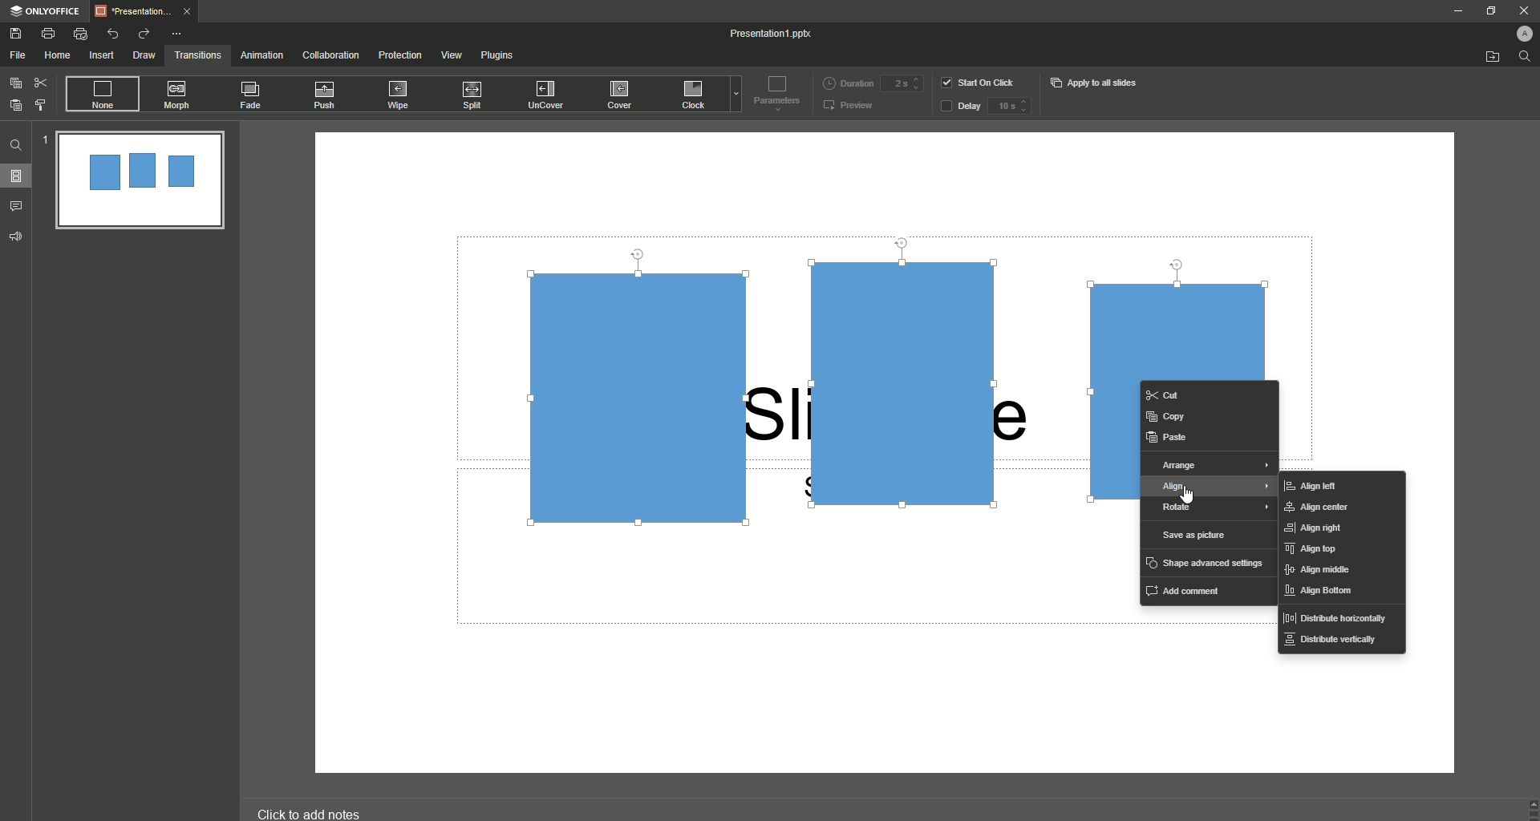 Image resolution: width=1540 pixels, height=821 pixels. Describe the element at coordinates (1191, 311) in the screenshot. I see `shape 3 selected` at that location.